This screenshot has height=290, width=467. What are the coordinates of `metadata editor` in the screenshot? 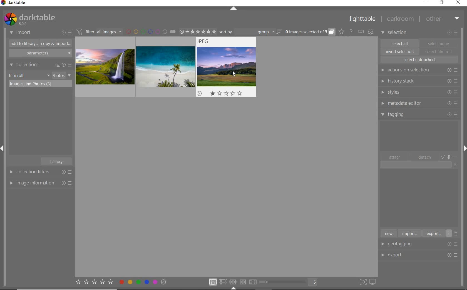 It's located at (418, 103).